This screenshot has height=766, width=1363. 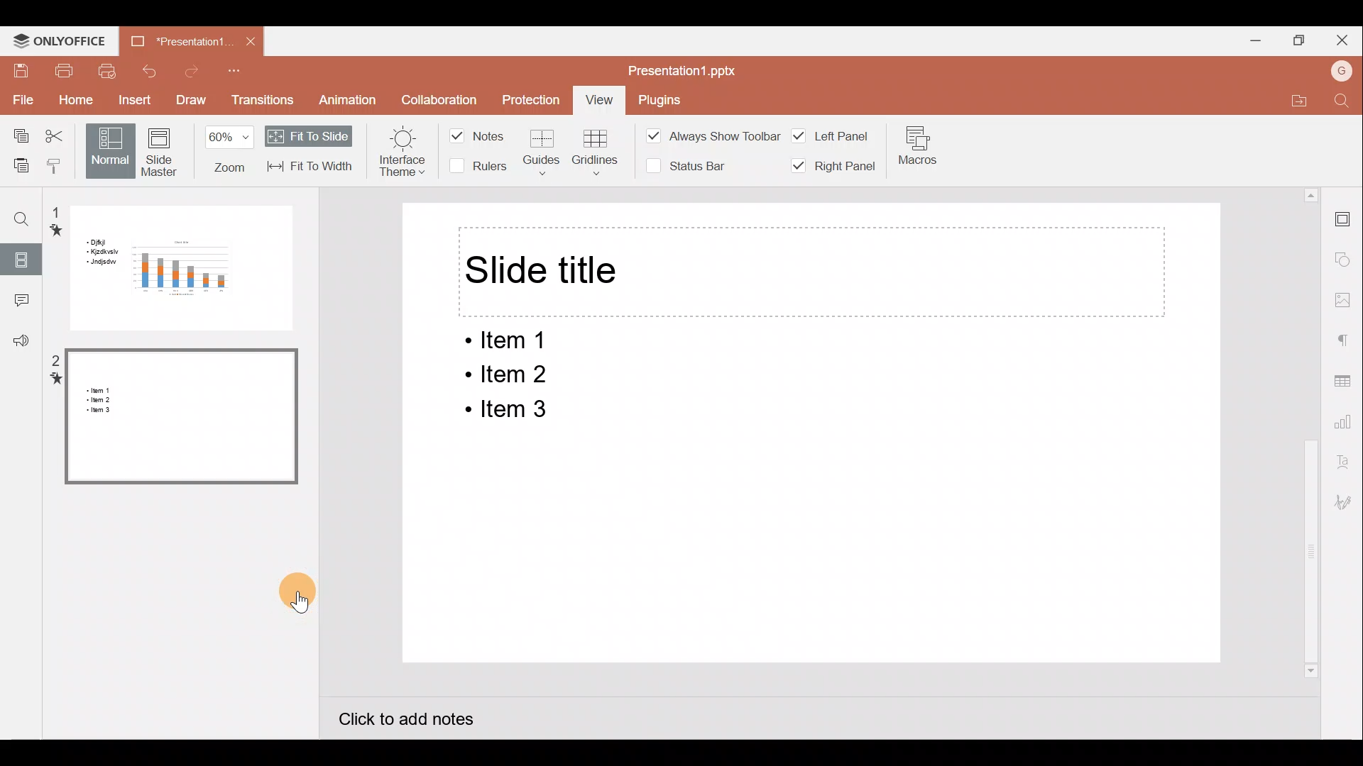 What do you see at coordinates (56, 135) in the screenshot?
I see `Cut` at bounding box center [56, 135].